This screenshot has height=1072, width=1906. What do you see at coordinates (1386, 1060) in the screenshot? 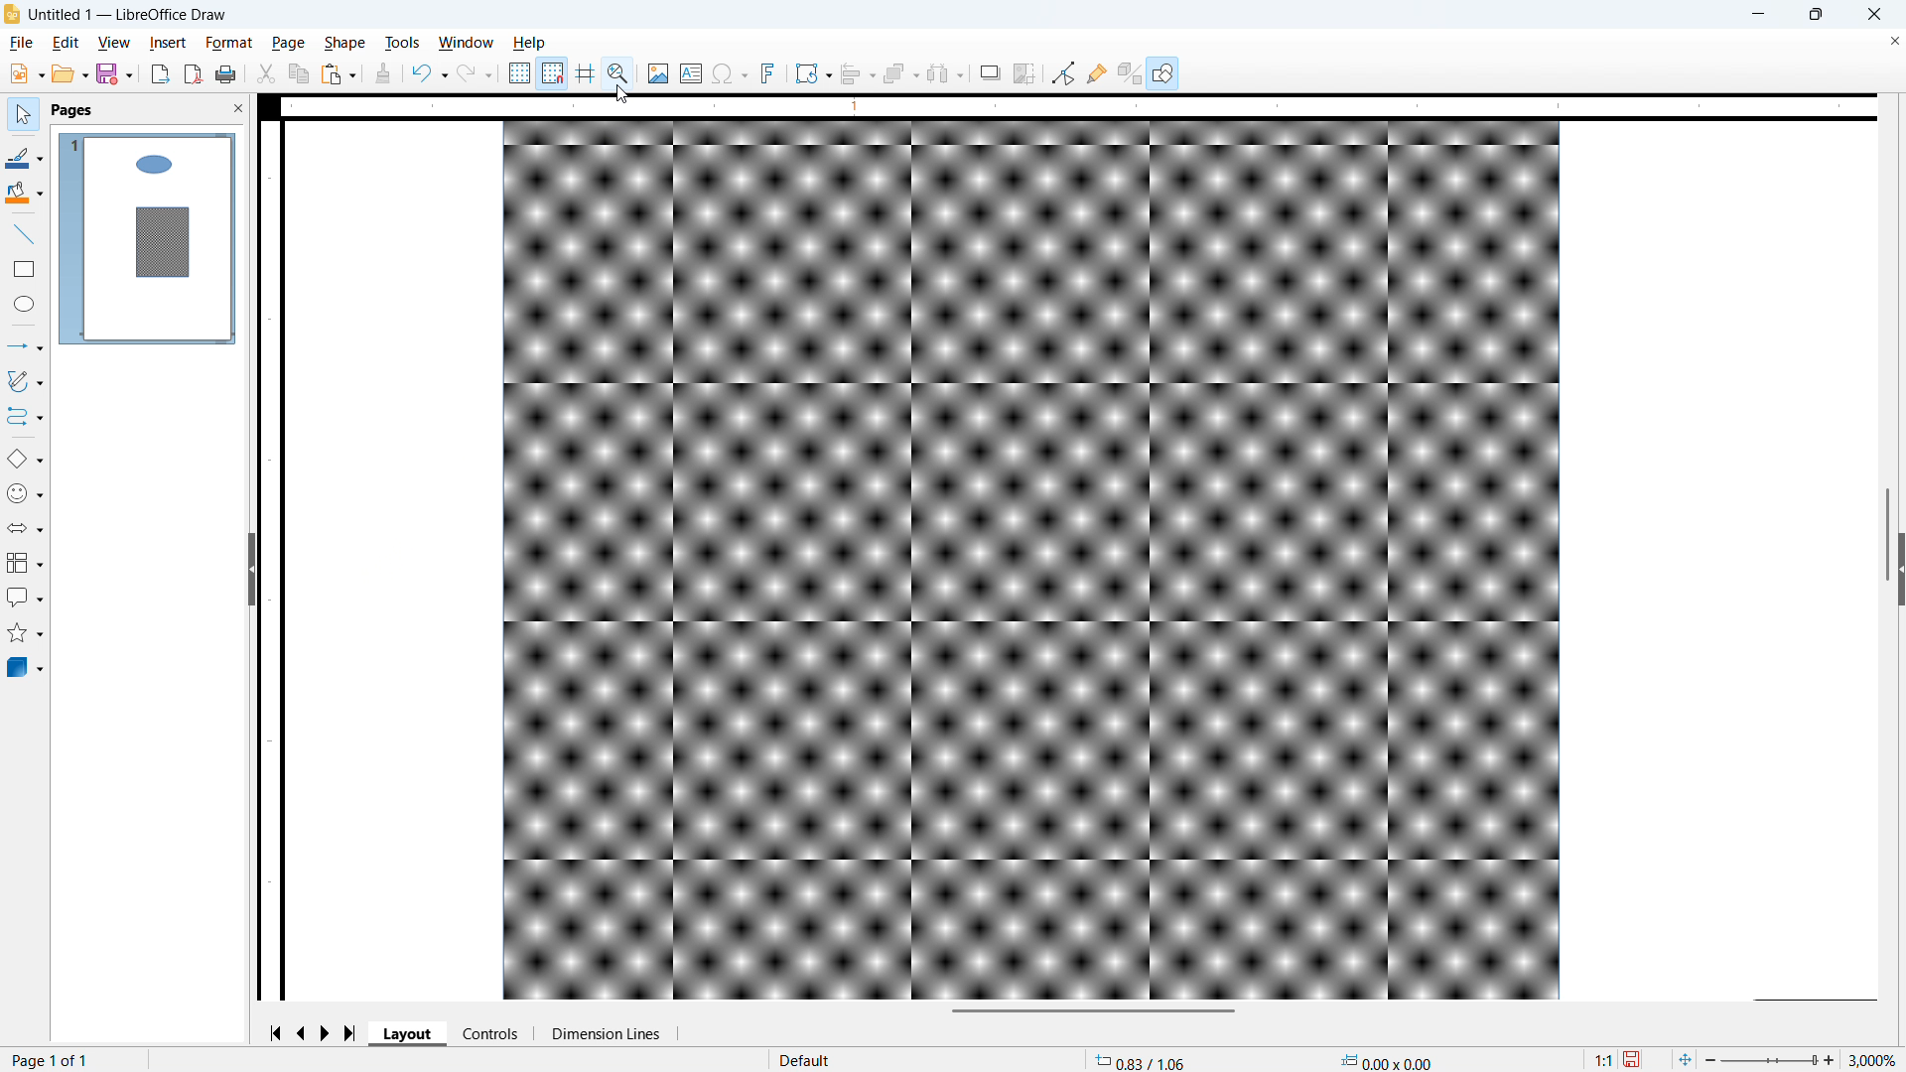
I see `Object dimensions ` at bounding box center [1386, 1060].